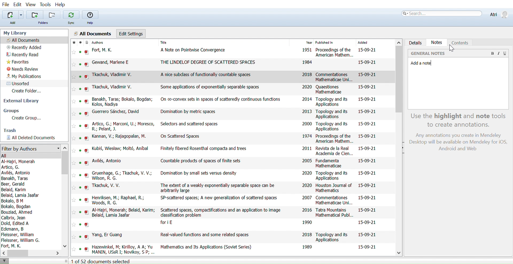 Image resolution: width=513 pixels, height=264 pixels. I want to click on Mathematics and Its Applications (Soviet Series), so click(208, 247).